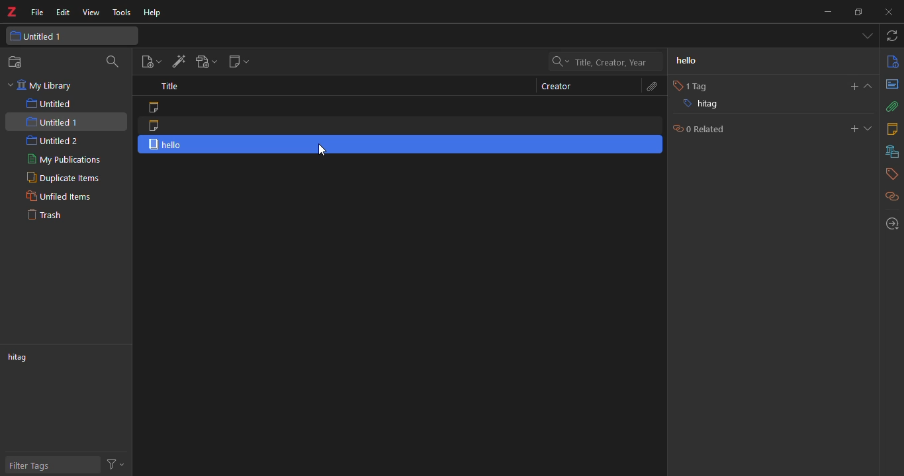 Image resolution: width=904 pixels, height=476 pixels. What do you see at coordinates (89, 13) in the screenshot?
I see `view` at bounding box center [89, 13].